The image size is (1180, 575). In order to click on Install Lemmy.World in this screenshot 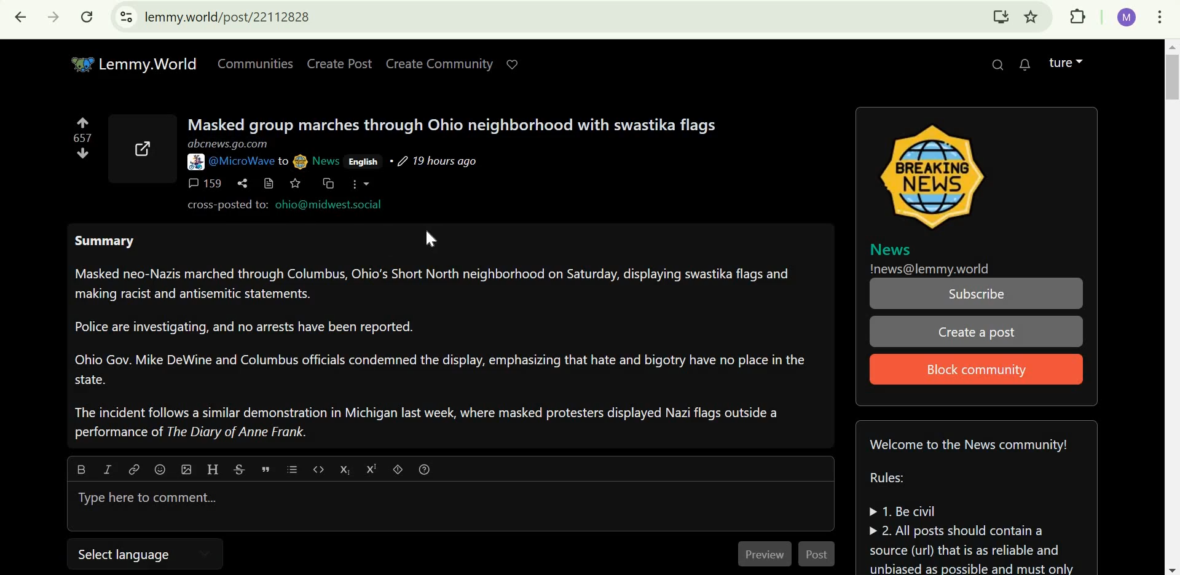, I will do `click(1001, 14)`.